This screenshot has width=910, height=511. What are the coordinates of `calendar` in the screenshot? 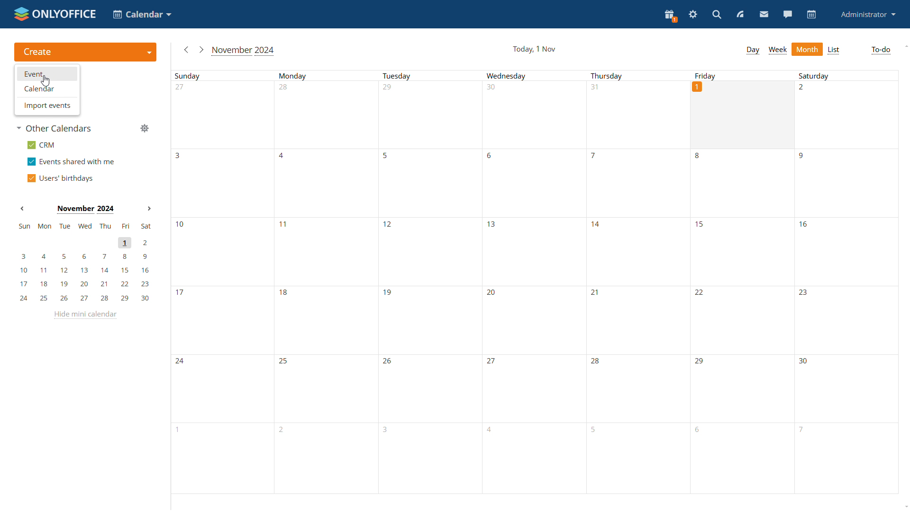 It's located at (47, 89).